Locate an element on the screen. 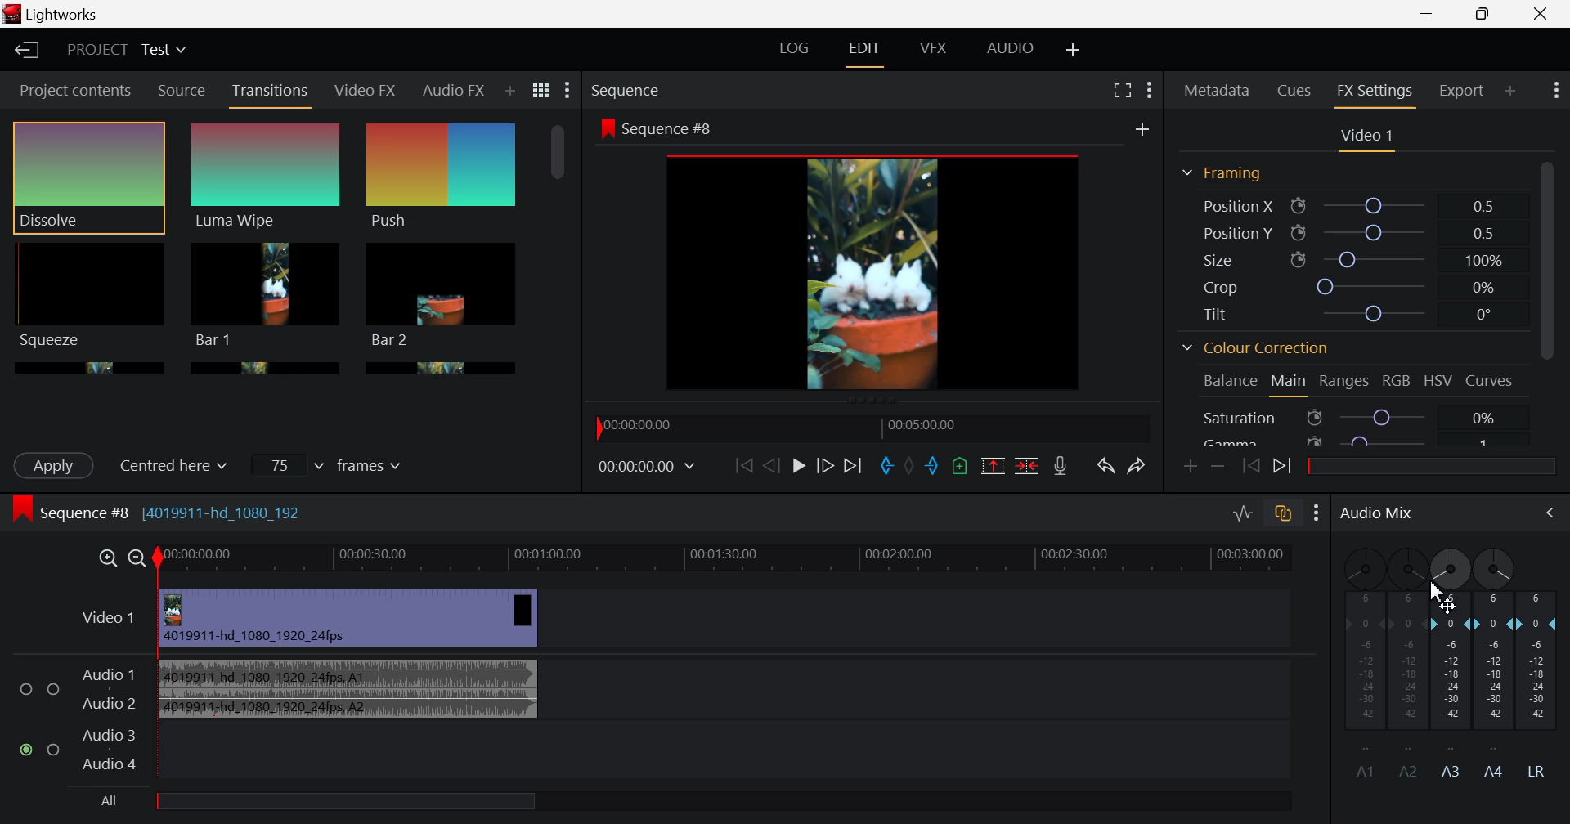 This screenshot has width=1570, height=824. Audio FX is located at coordinates (452, 93).